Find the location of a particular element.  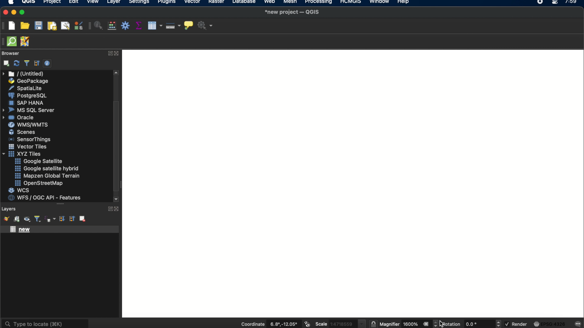

spatiallite is located at coordinates (26, 88).